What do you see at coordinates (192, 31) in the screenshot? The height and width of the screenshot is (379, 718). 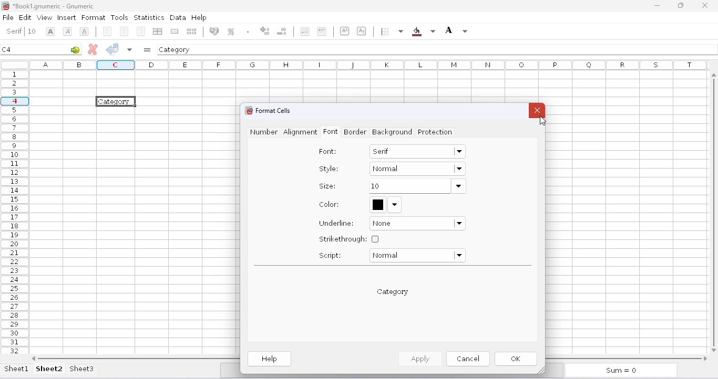 I see `merge a range of cells` at bounding box center [192, 31].